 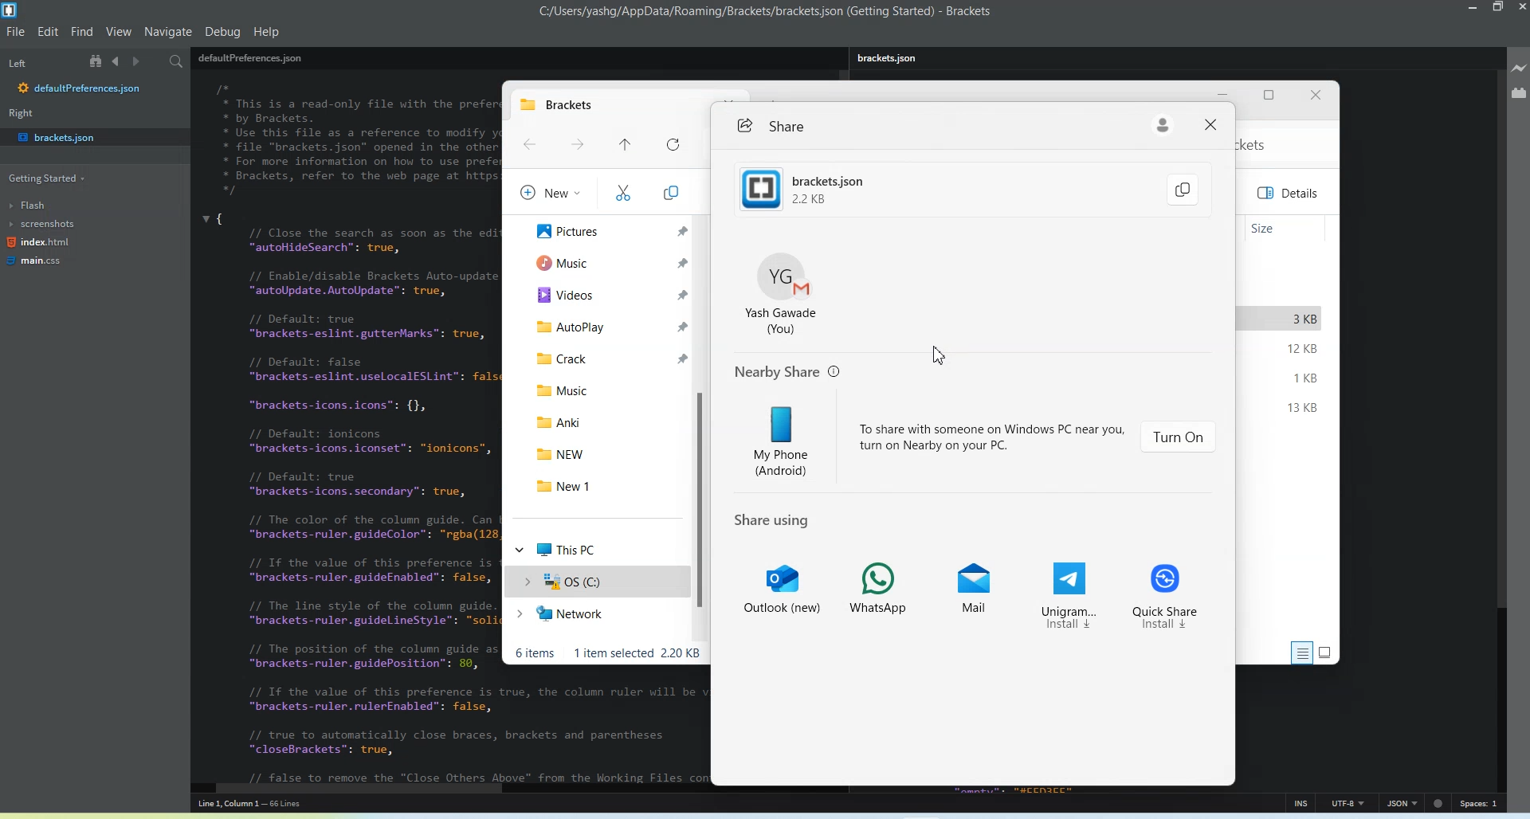 I want to click on Getting Started, so click(x=44, y=179).